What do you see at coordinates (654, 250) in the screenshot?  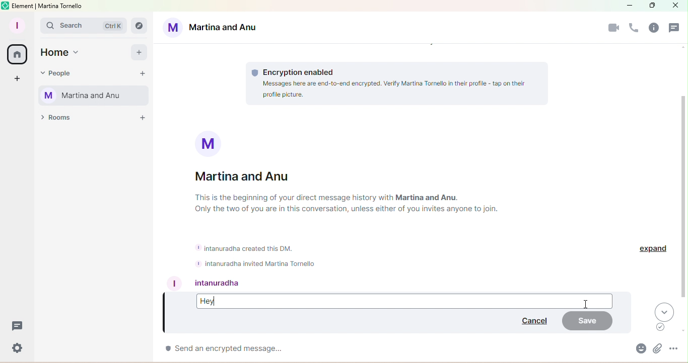 I see `Expand` at bounding box center [654, 250].